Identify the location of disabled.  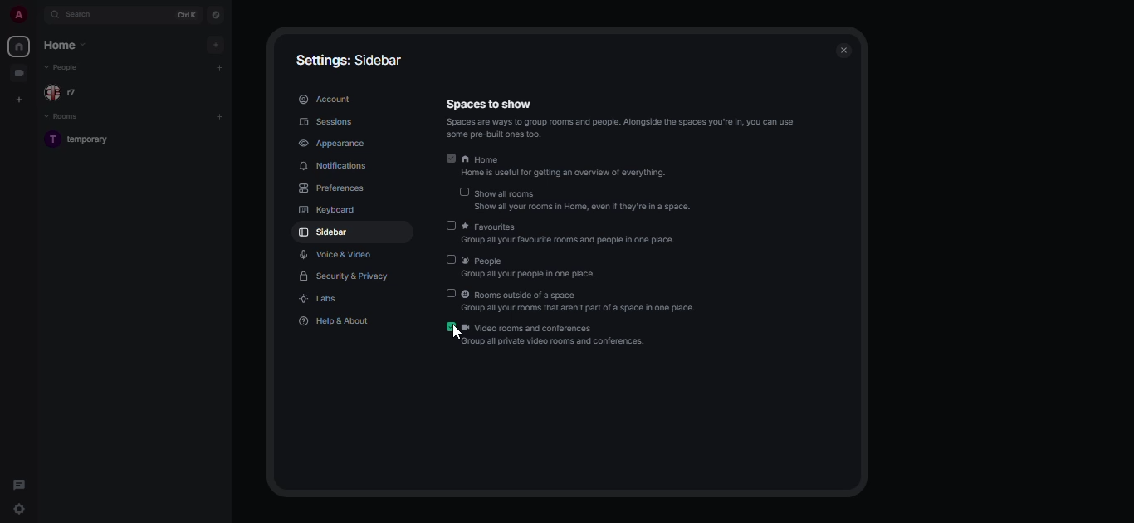
(448, 225).